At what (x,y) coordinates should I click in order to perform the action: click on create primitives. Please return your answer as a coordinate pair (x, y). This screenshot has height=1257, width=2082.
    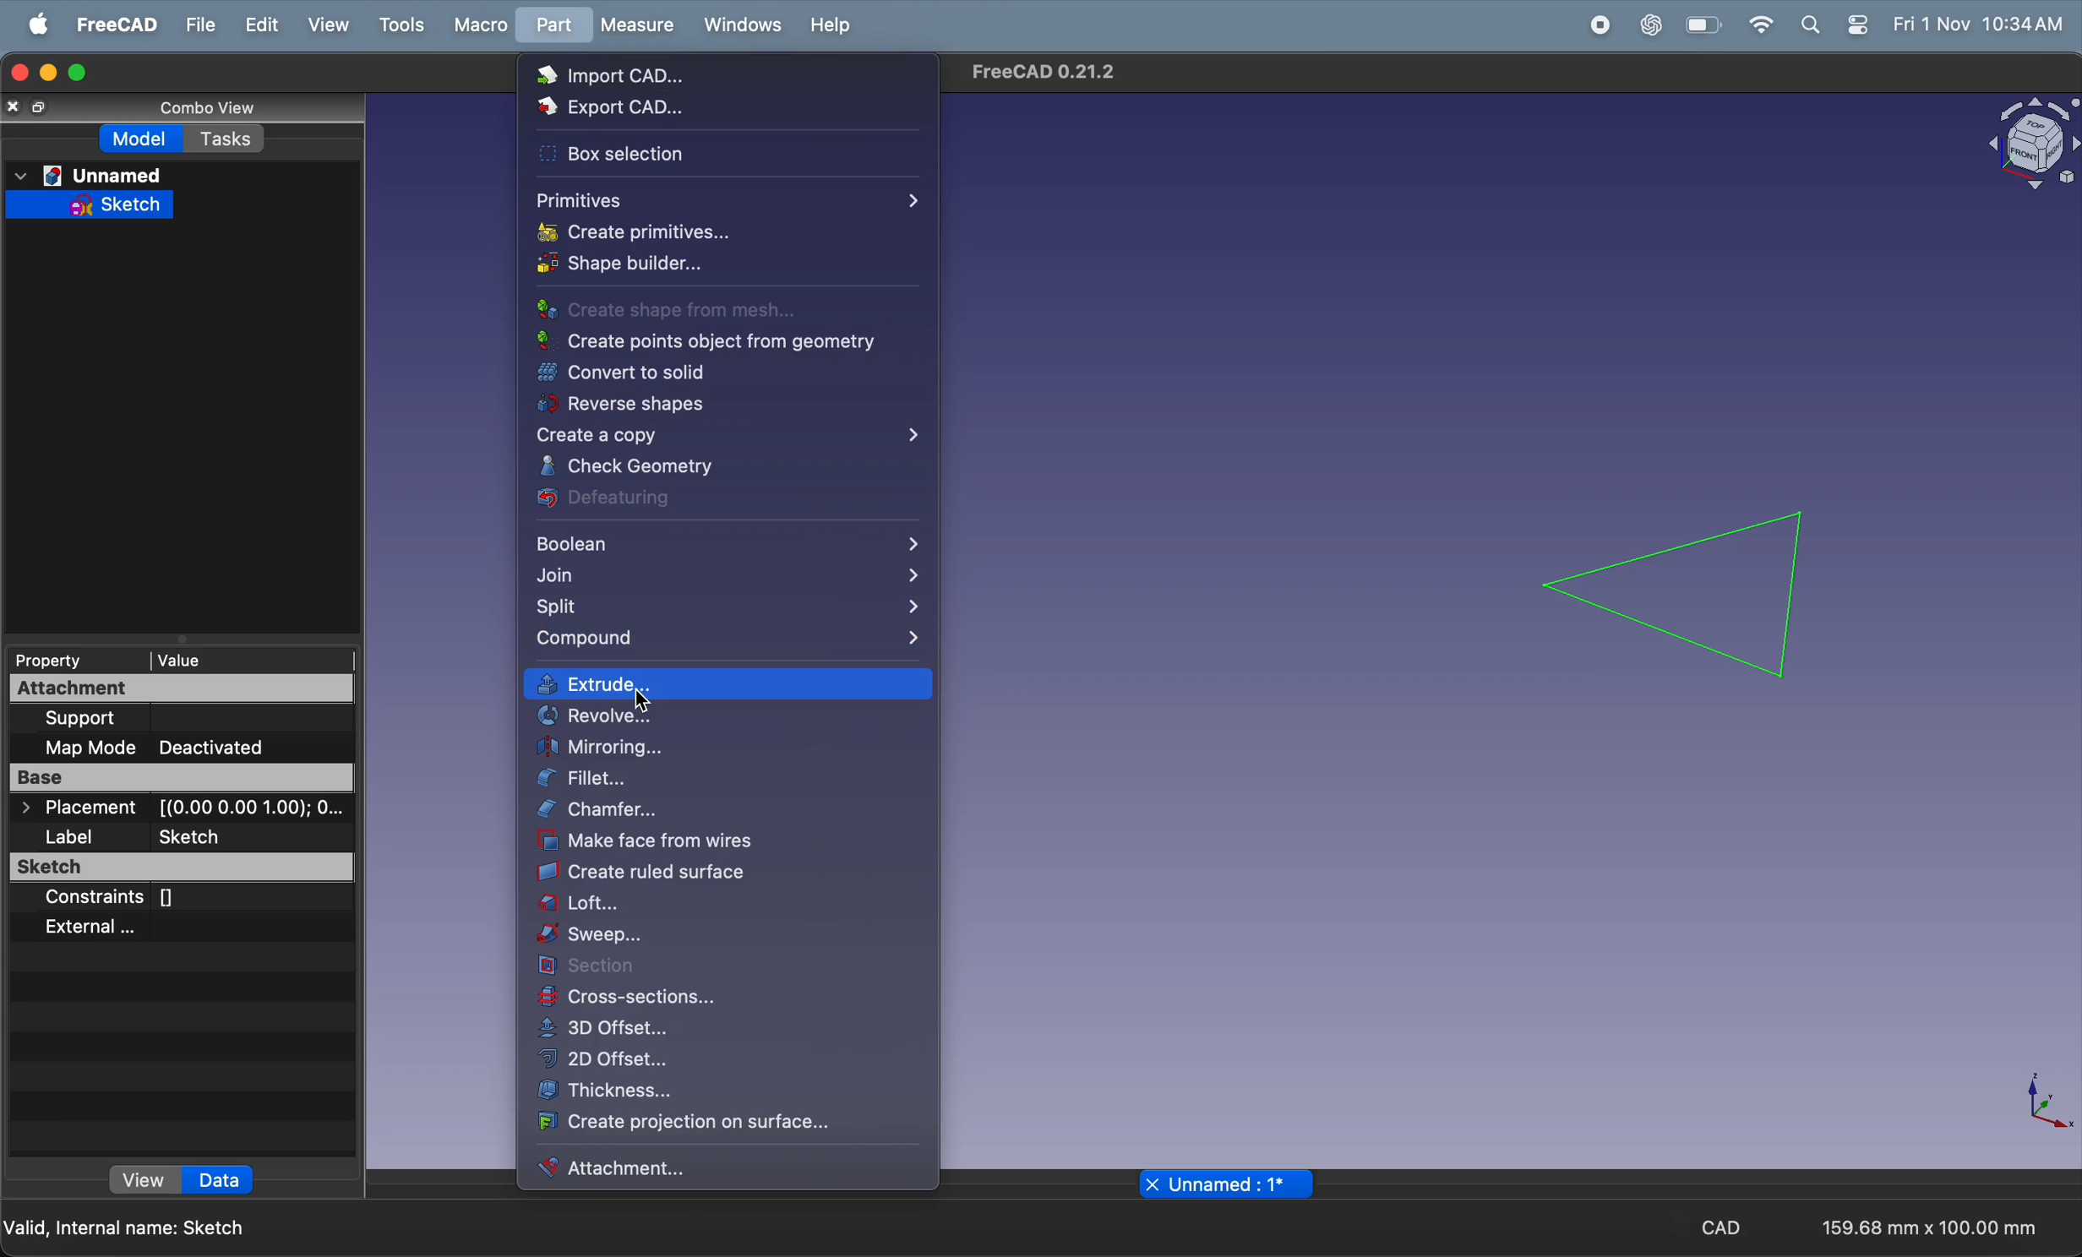
    Looking at the image, I should click on (679, 235).